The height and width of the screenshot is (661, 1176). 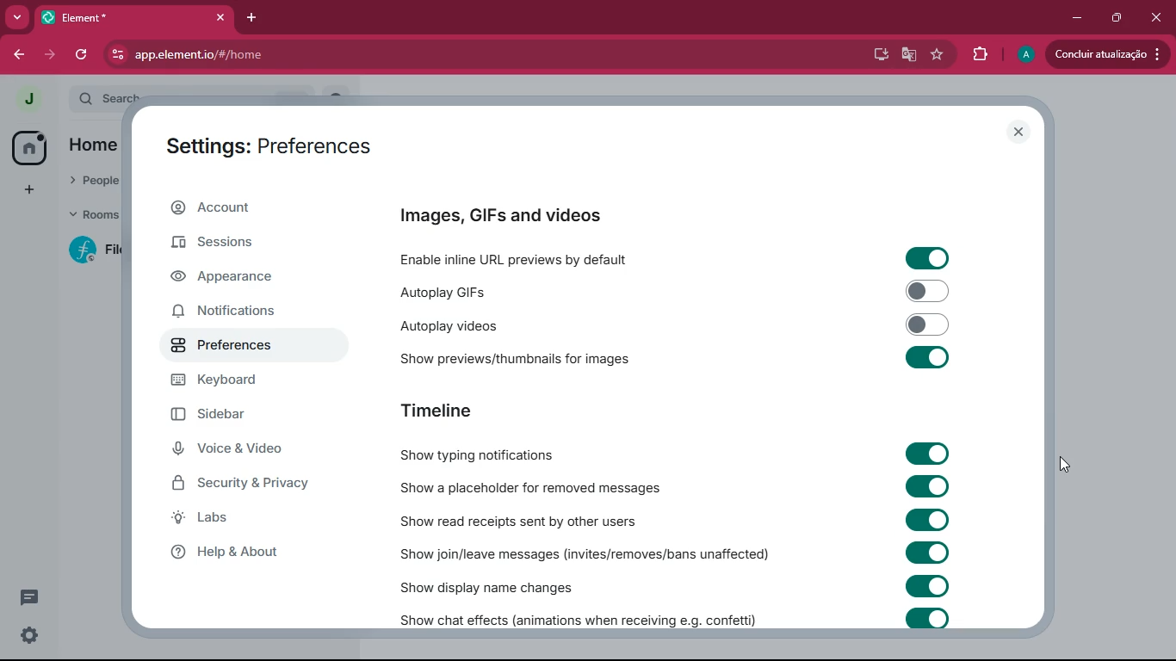 I want to click on show join / leave messages (invites/removes/bans unaffected), so click(x=582, y=553).